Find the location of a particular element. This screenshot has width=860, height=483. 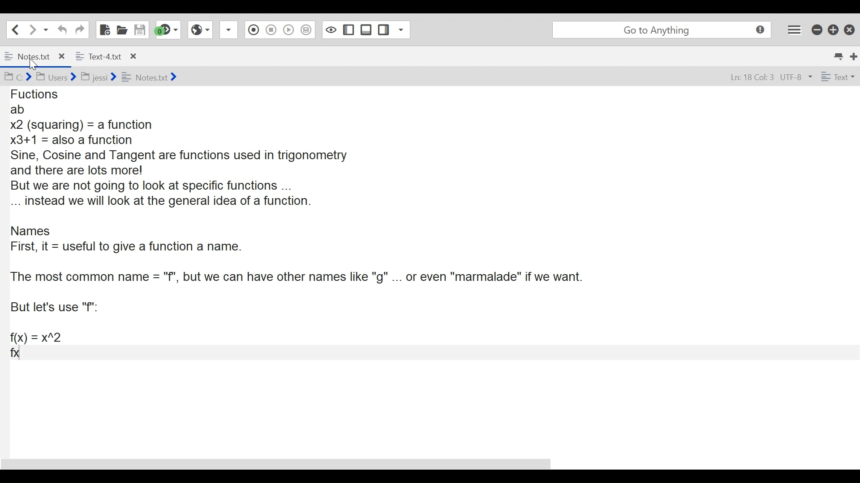

jessi is located at coordinates (99, 75).